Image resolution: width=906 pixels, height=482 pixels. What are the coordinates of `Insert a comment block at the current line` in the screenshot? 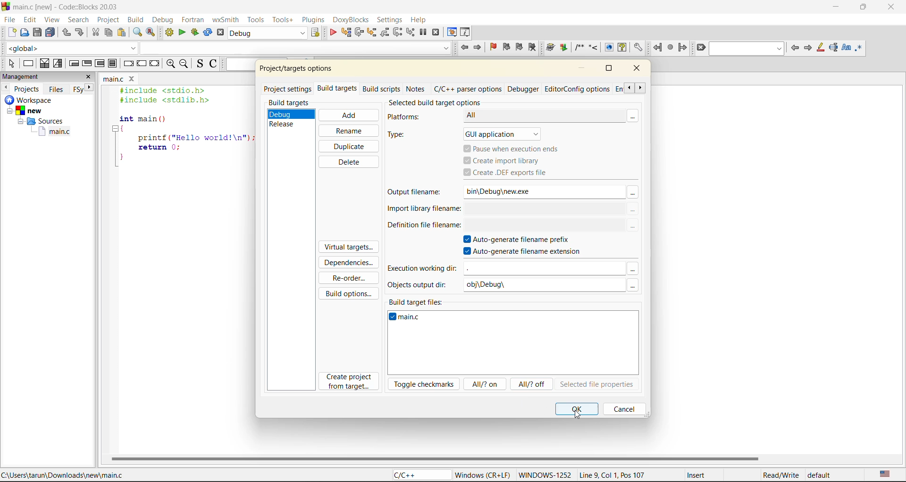 It's located at (579, 48).